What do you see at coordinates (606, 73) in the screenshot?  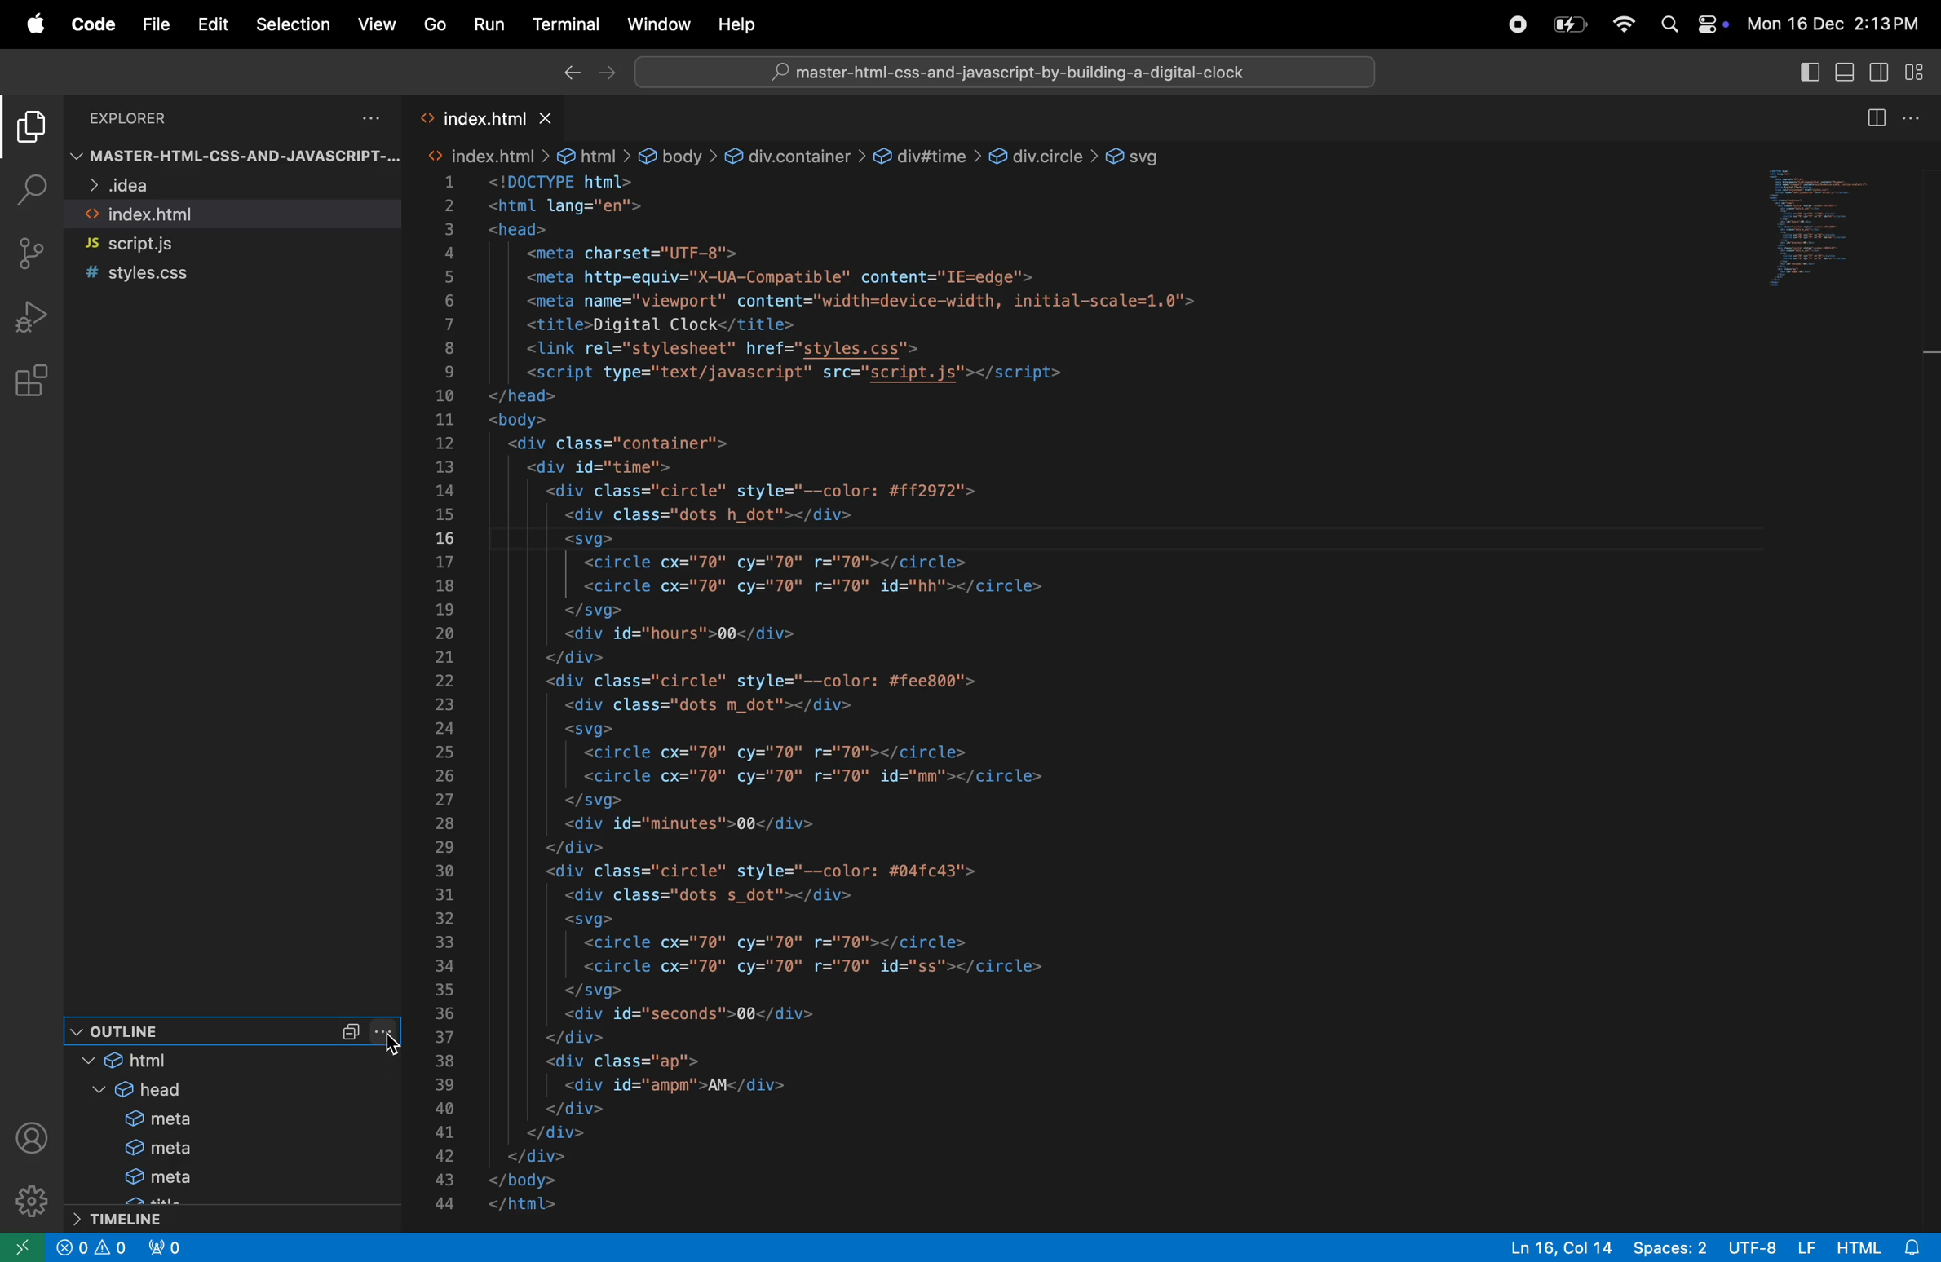 I see `forward` at bounding box center [606, 73].